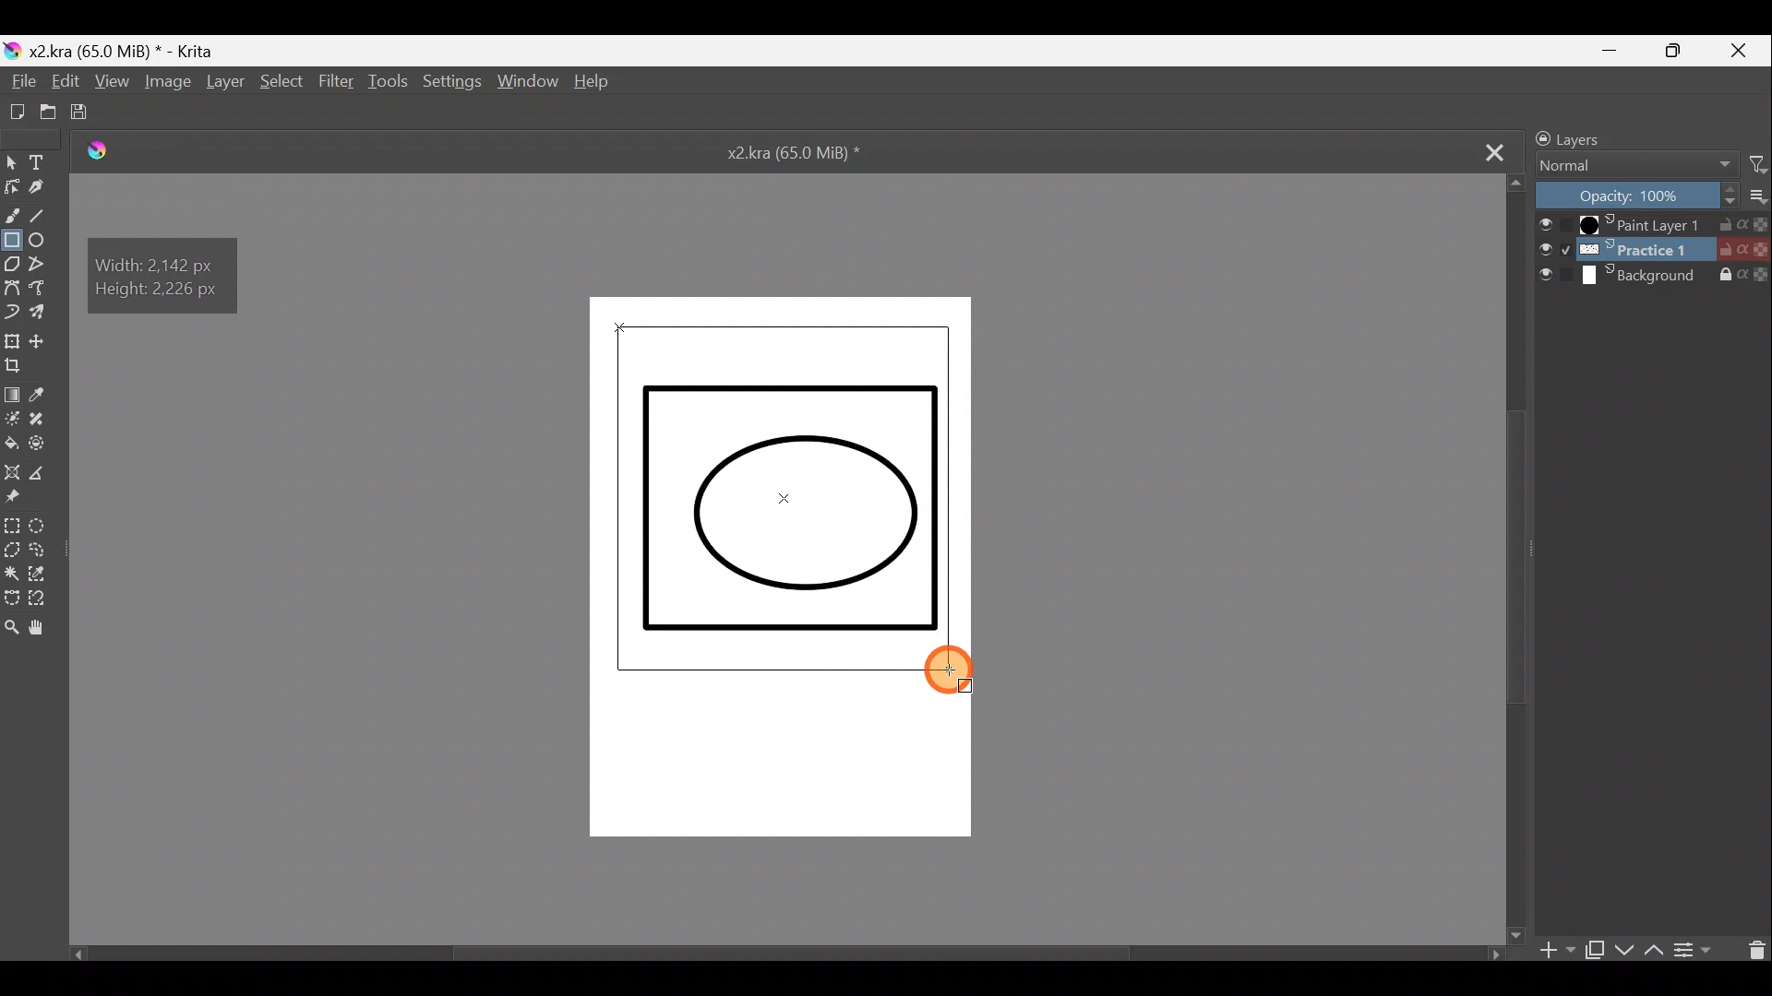  What do you see at coordinates (12, 286) in the screenshot?
I see `Bezier curve tool` at bounding box center [12, 286].